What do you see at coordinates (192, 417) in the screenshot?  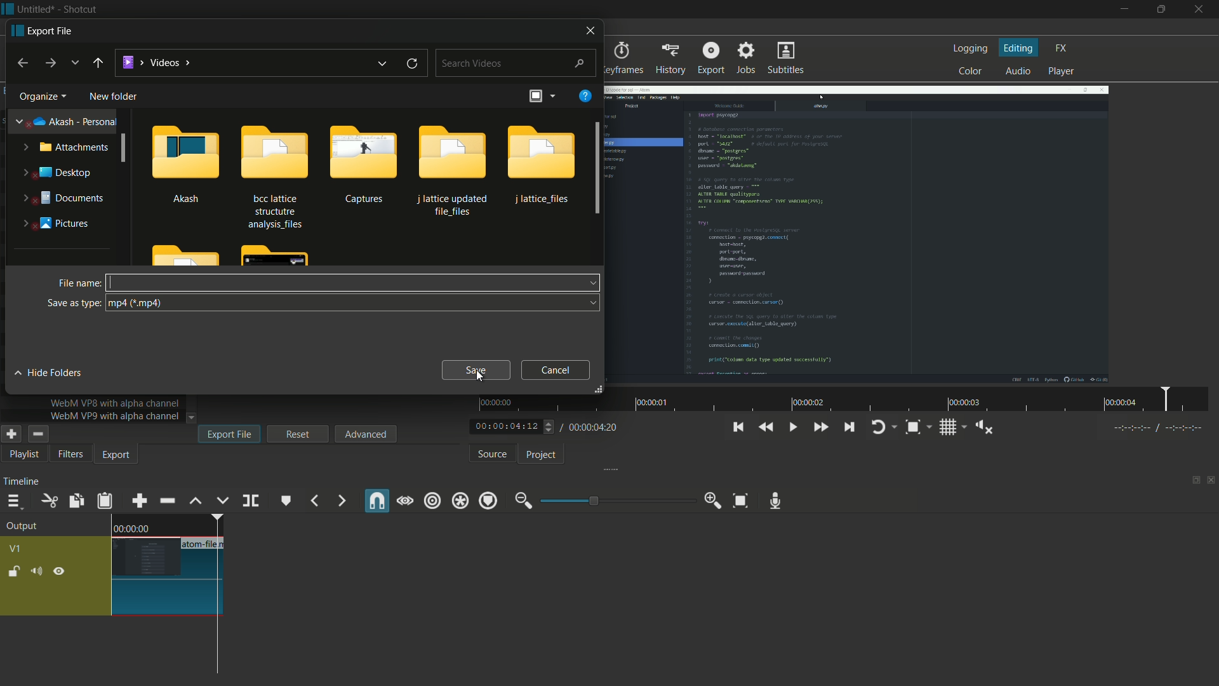 I see `dropdown` at bounding box center [192, 417].